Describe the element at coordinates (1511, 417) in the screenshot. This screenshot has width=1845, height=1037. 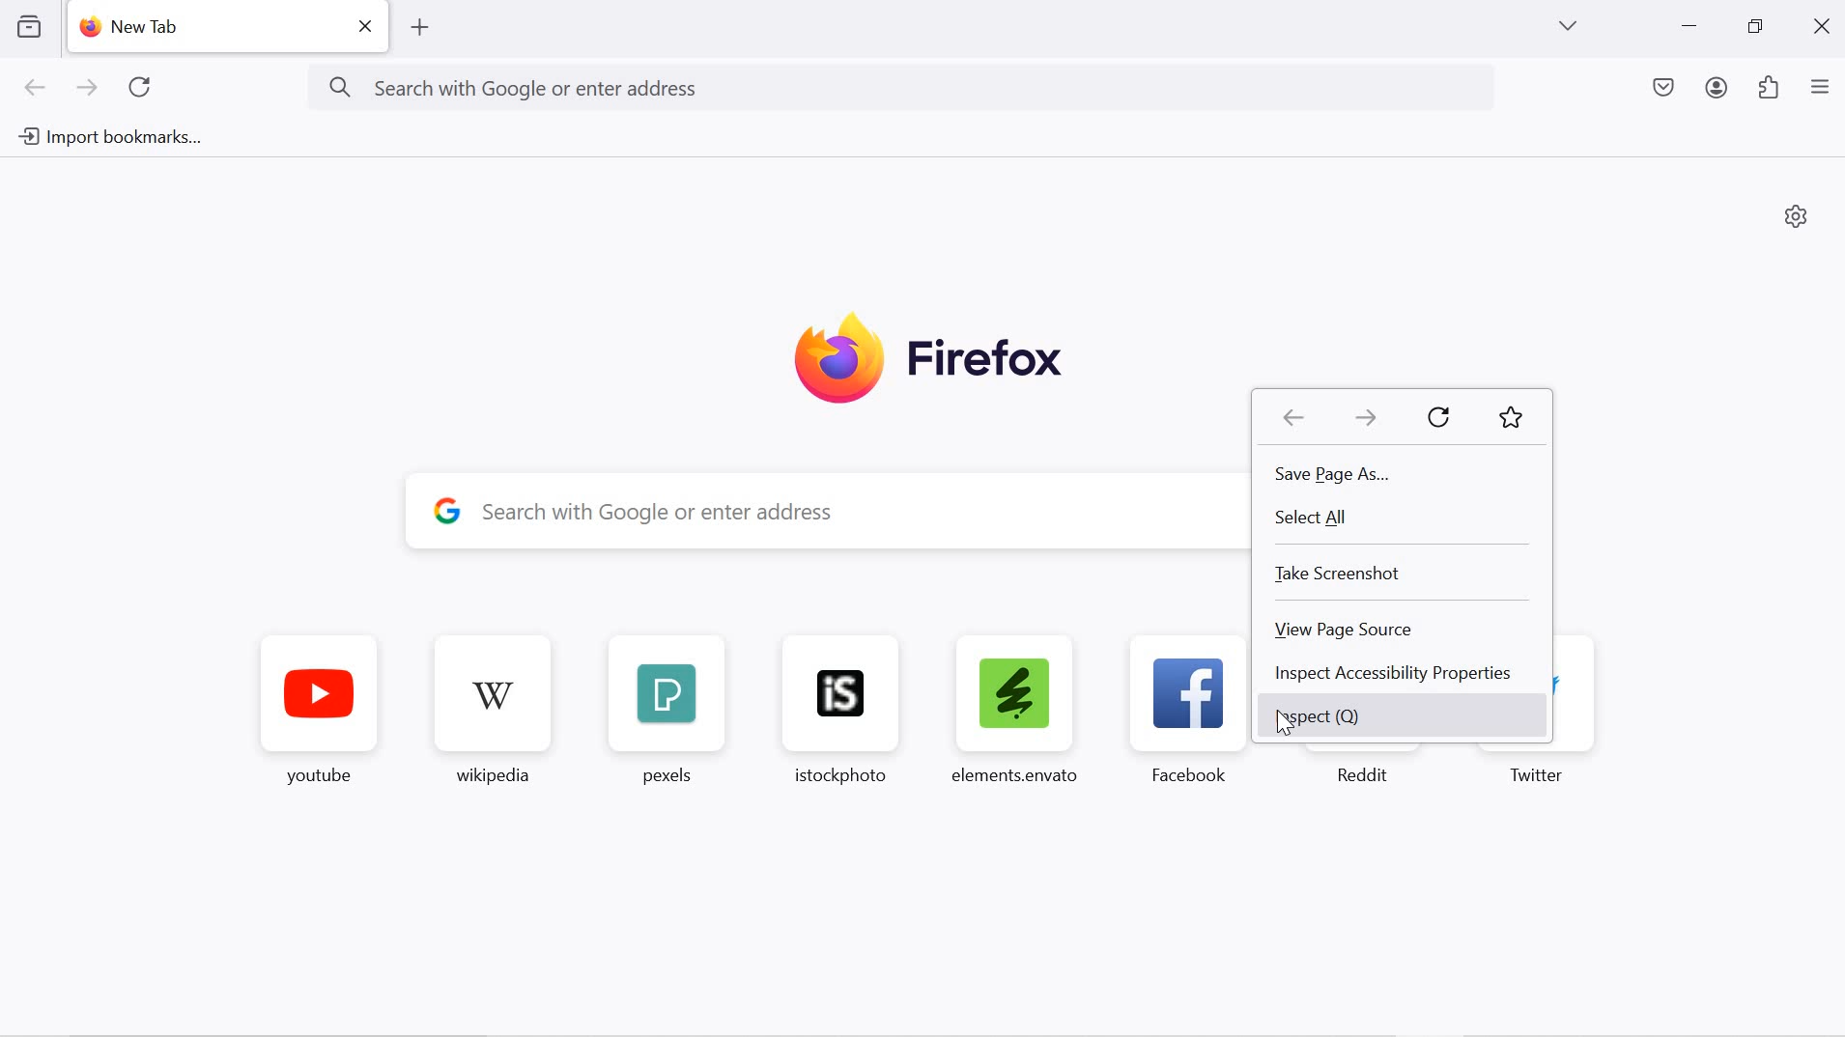
I see `bookmark page` at that location.